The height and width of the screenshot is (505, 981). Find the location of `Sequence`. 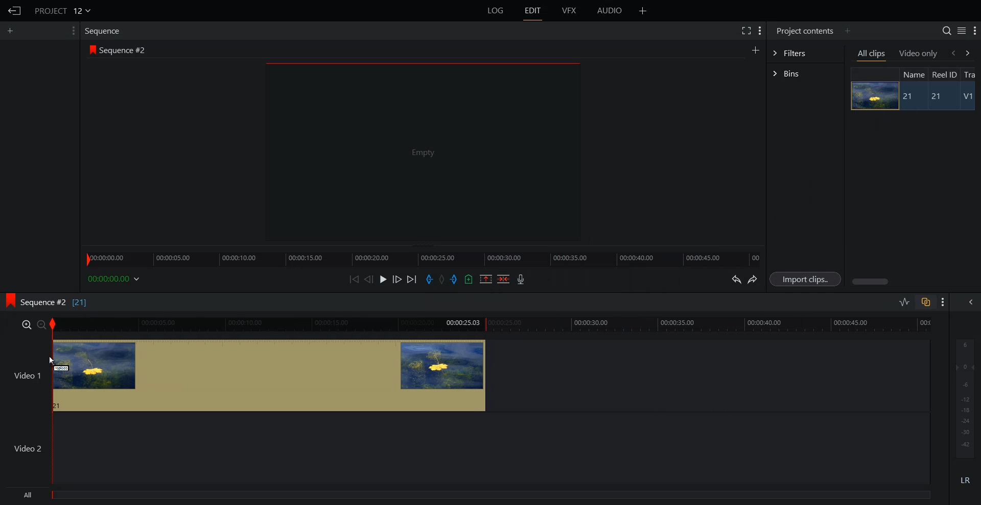

Sequence is located at coordinates (105, 31).